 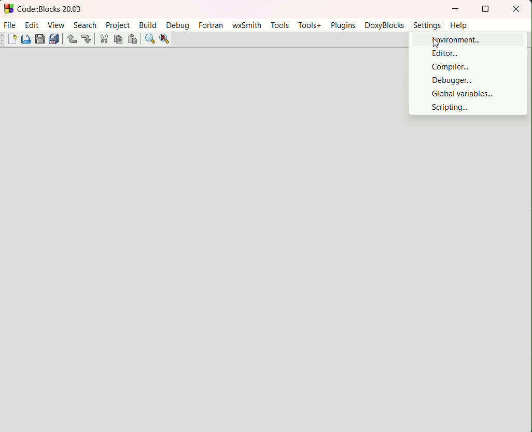 What do you see at coordinates (31, 24) in the screenshot?
I see `edit` at bounding box center [31, 24].